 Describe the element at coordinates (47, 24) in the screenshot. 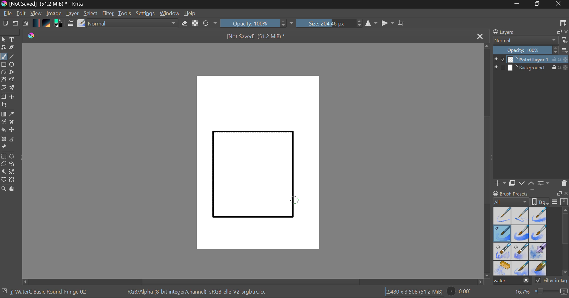

I see `Pattern` at that location.